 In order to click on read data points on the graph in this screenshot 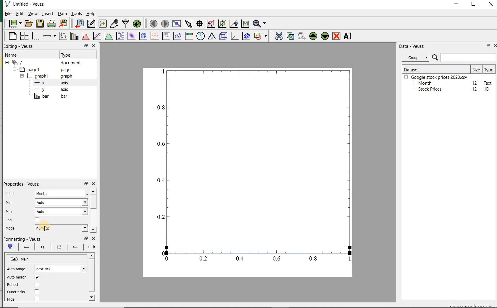, I will do `click(199, 24)`.